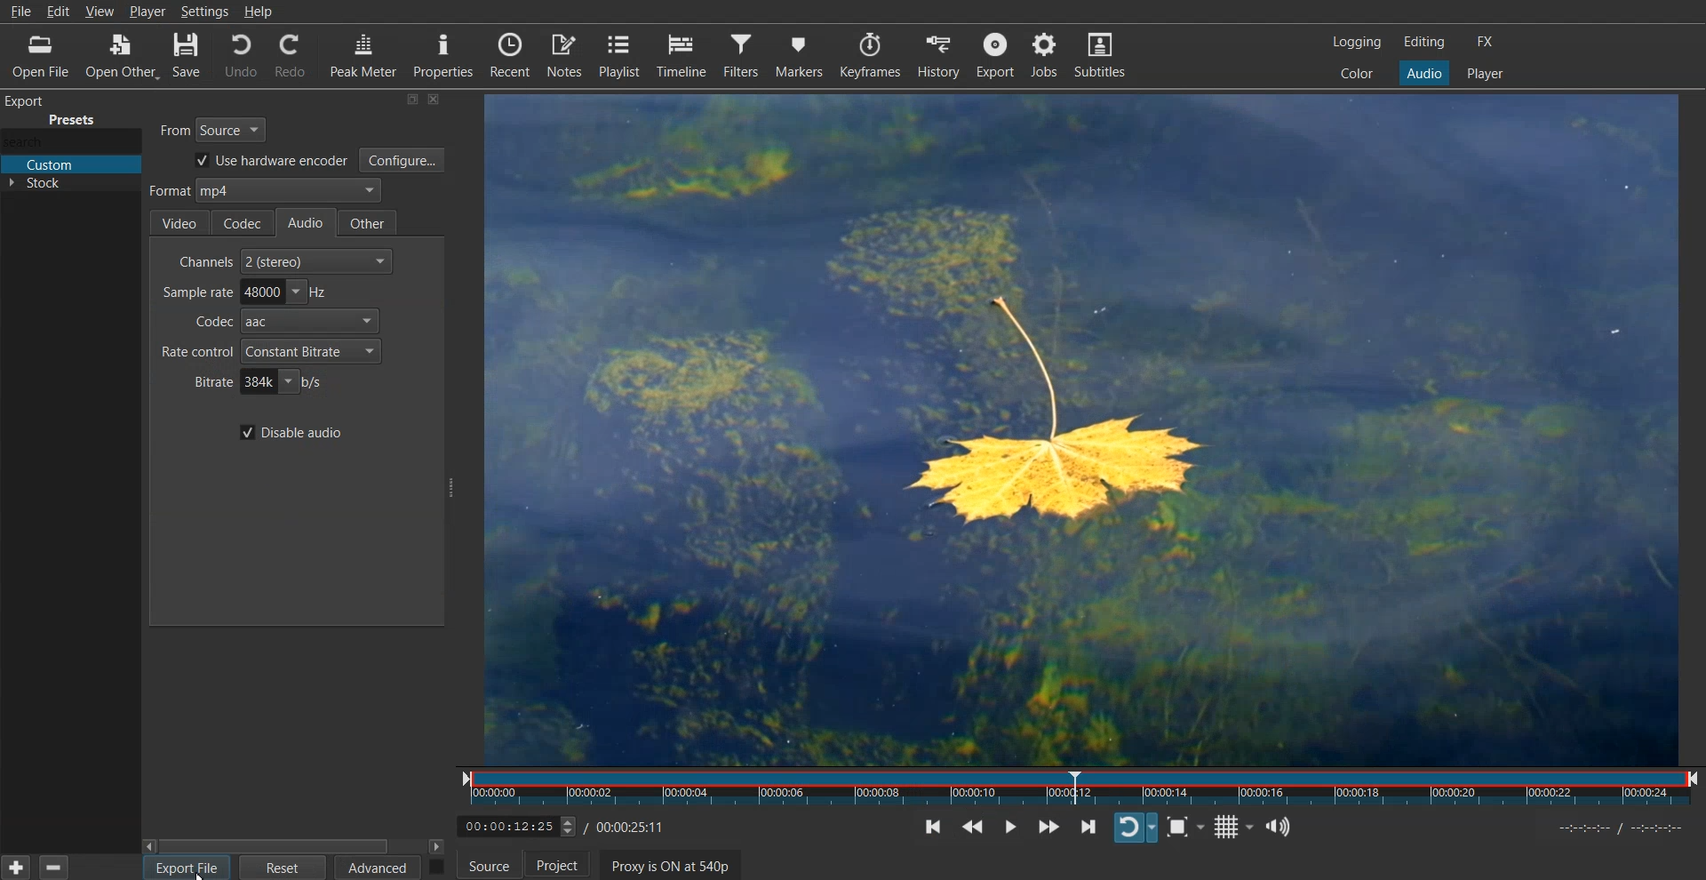  What do you see at coordinates (179, 223) in the screenshot?
I see `Video` at bounding box center [179, 223].